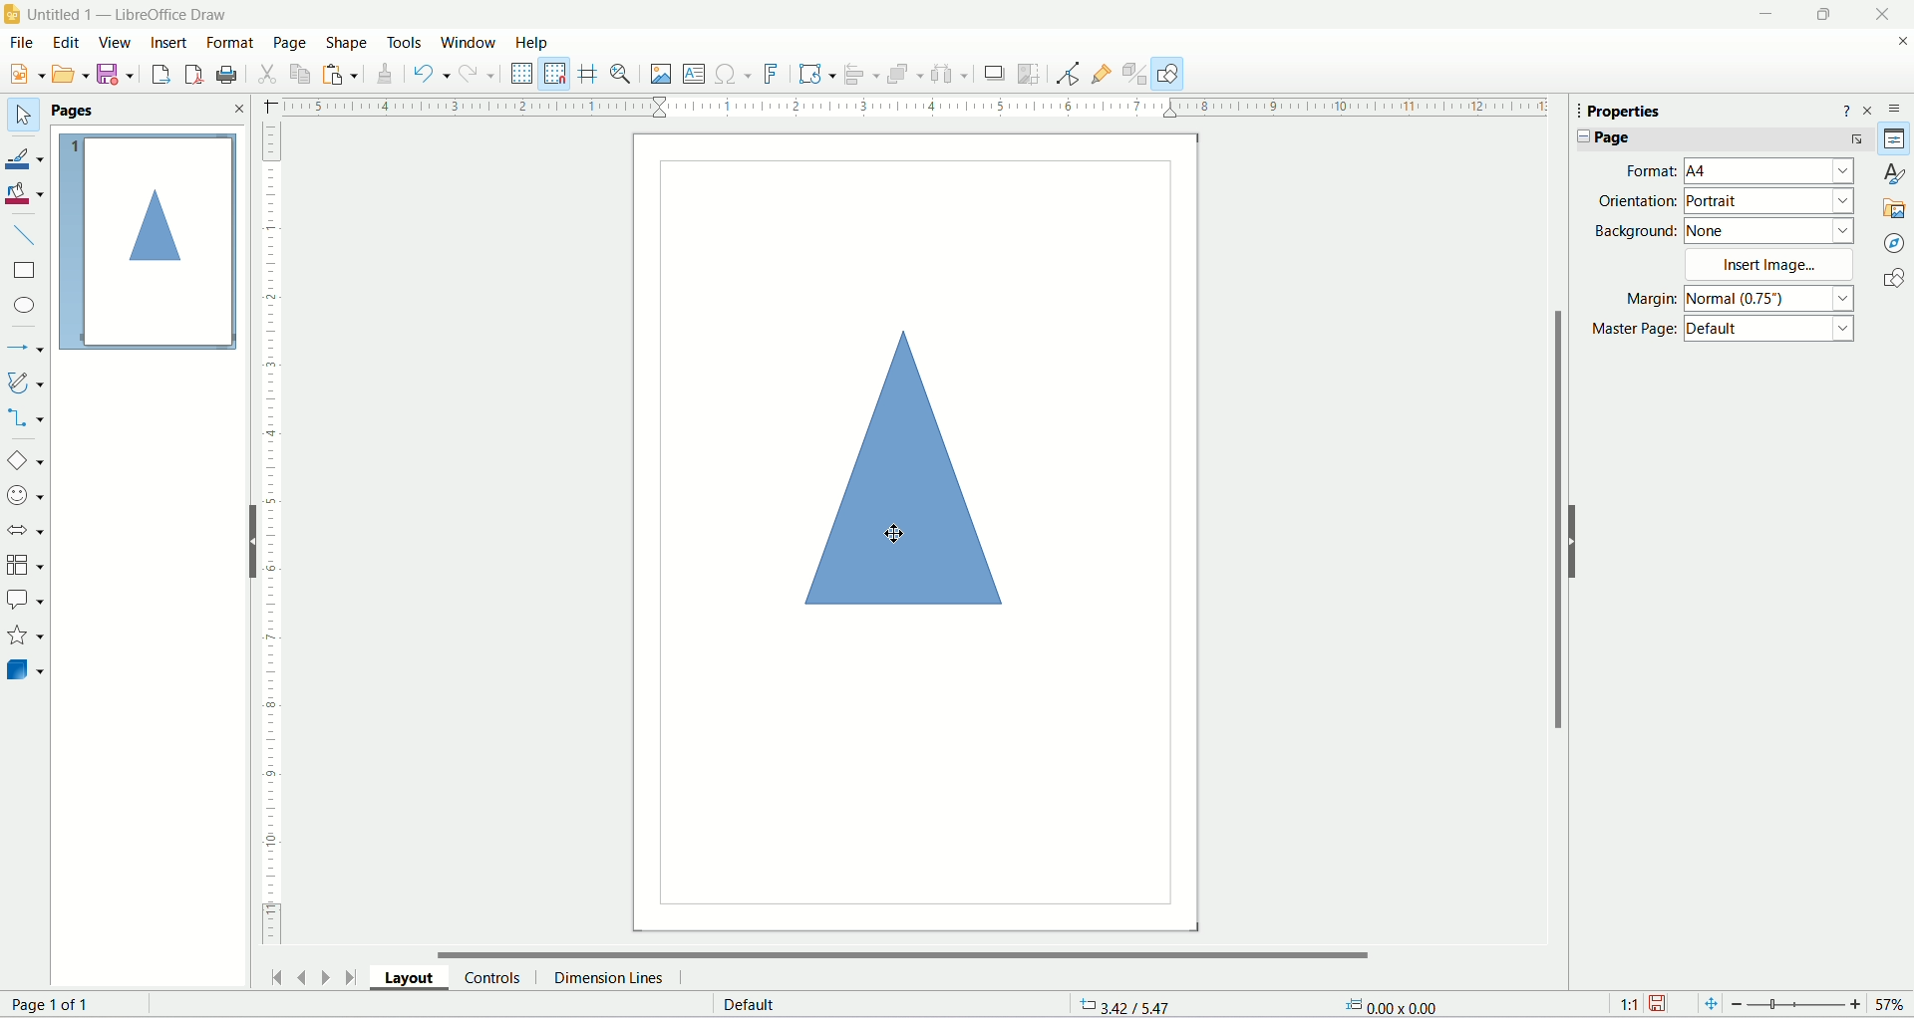 The image size is (1914, 1018). Describe the element at coordinates (26, 194) in the screenshot. I see `Fill Color` at that location.